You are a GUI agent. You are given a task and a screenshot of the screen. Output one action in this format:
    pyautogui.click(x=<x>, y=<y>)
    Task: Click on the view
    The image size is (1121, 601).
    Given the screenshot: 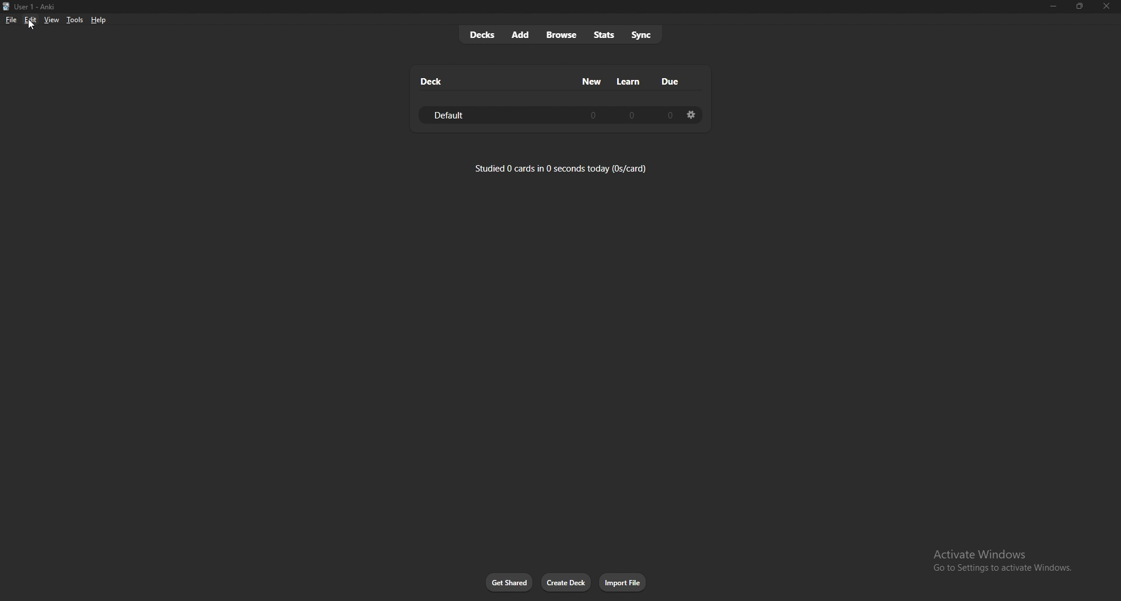 What is the action you would take?
    pyautogui.click(x=50, y=19)
    